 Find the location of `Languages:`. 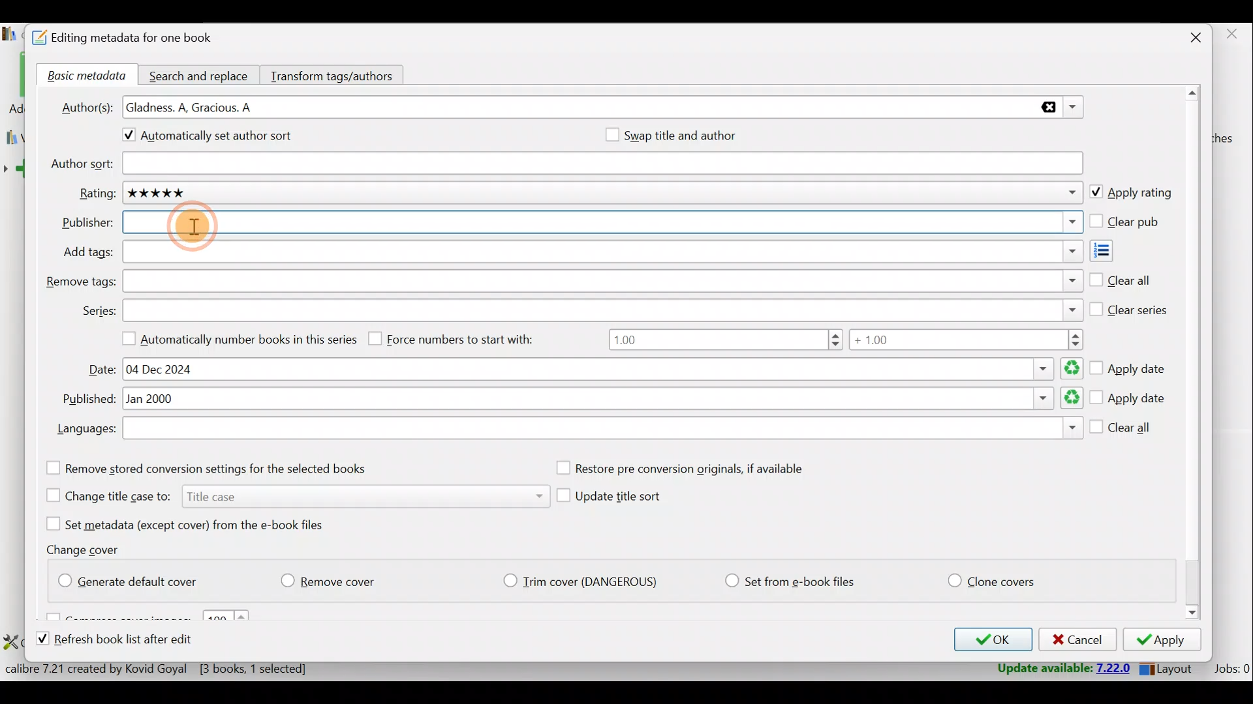

Languages: is located at coordinates (85, 430).